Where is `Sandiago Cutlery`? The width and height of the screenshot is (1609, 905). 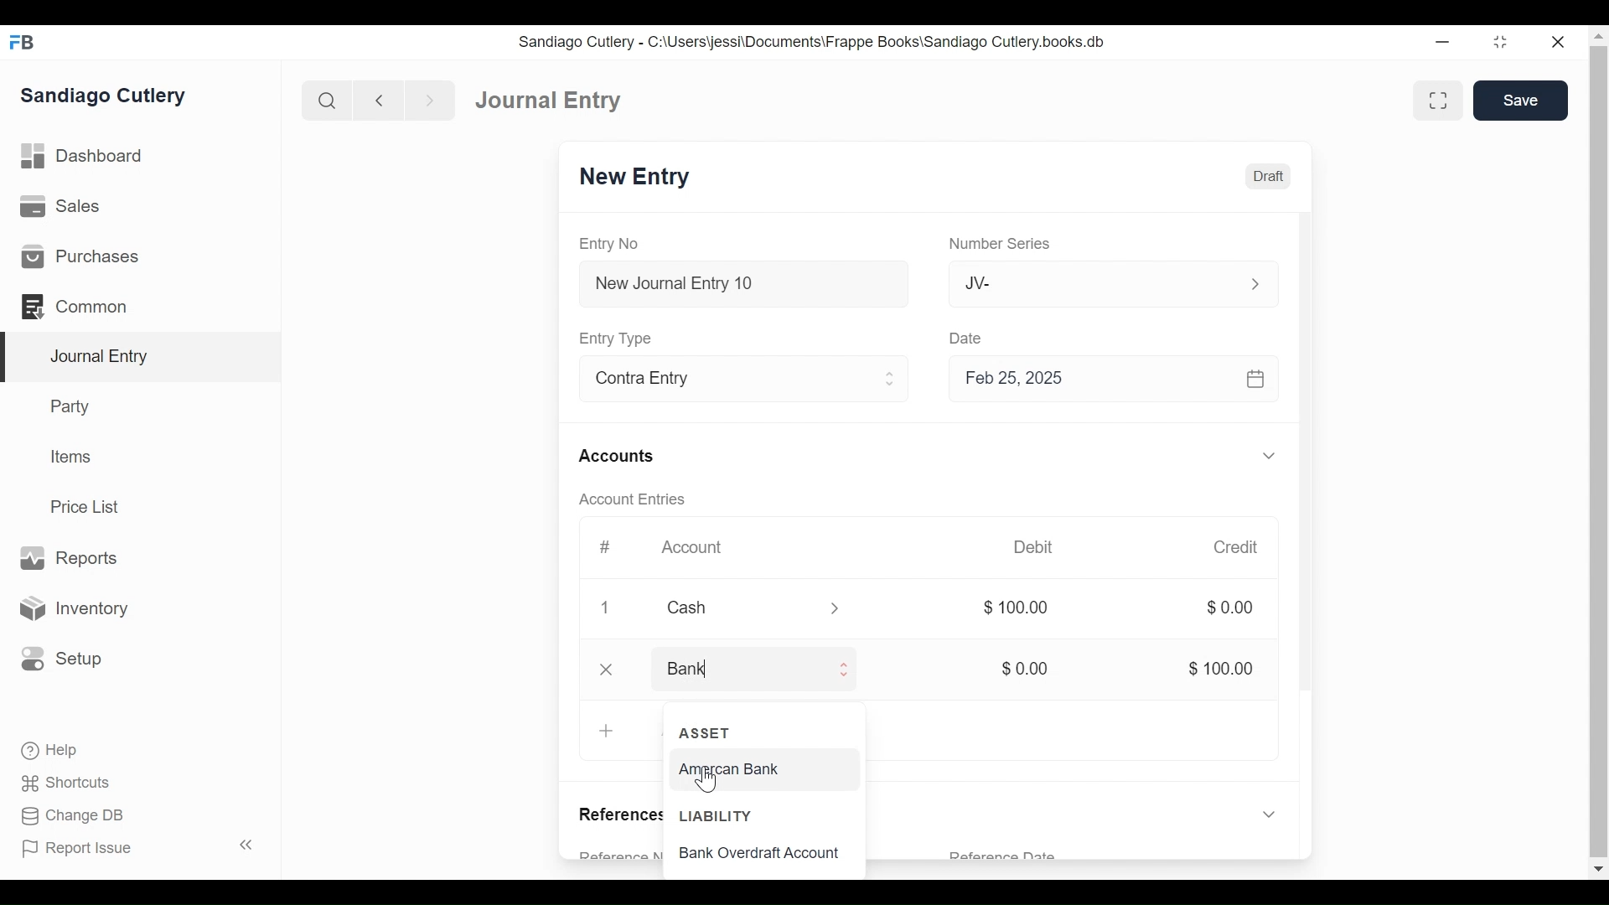 Sandiago Cutlery is located at coordinates (104, 96).